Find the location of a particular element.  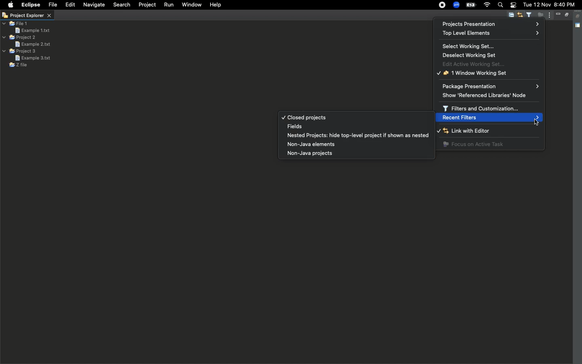

Top level elements is located at coordinates (490, 34).